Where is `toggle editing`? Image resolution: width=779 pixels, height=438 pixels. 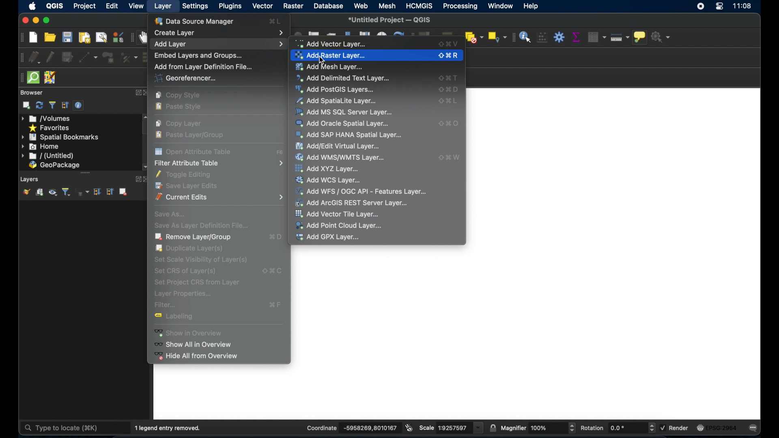
toggle editing is located at coordinates (51, 56).